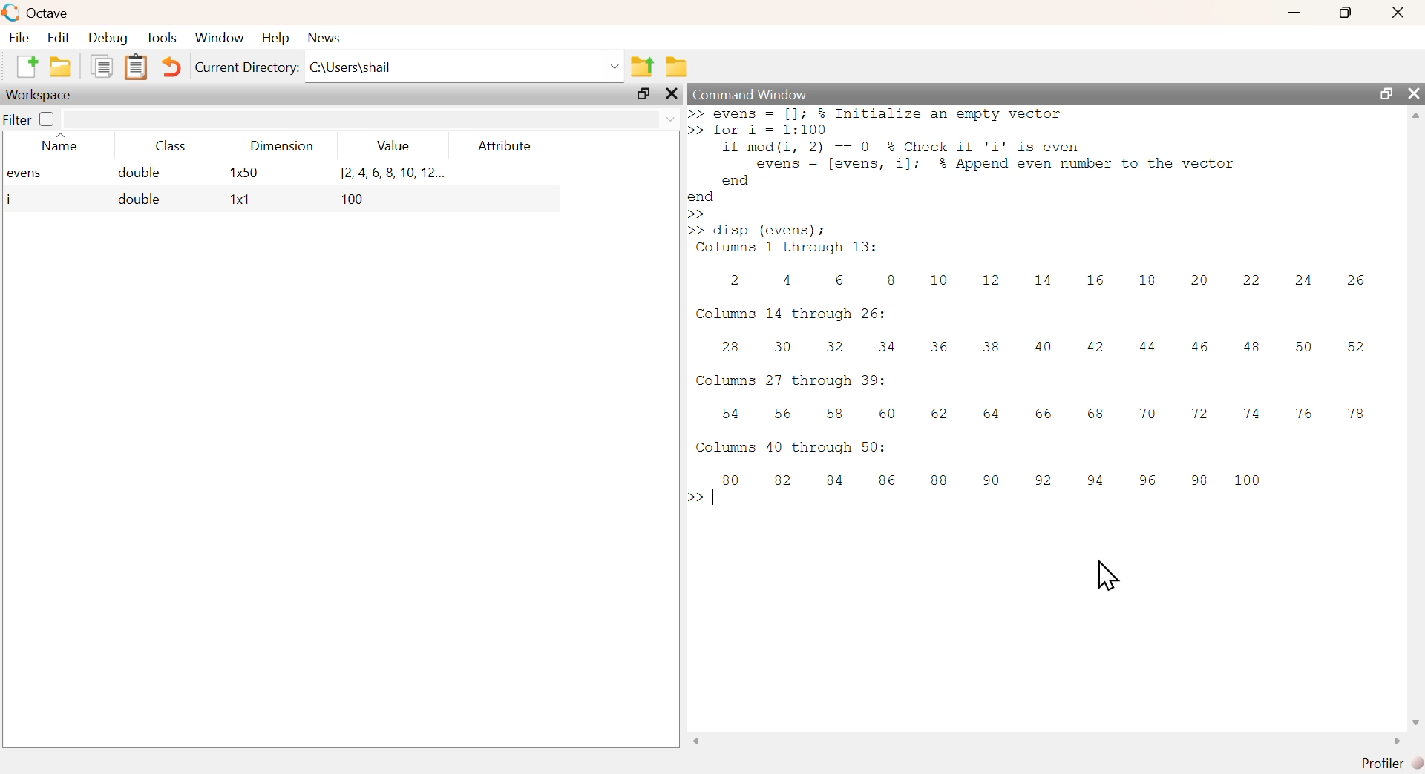 Image resolution: width=1425 pixels, height=774 pixels. What do you see at coordinates (278, 148) in the screenshot?
I see `dimension` at bounding box center [278, 148].